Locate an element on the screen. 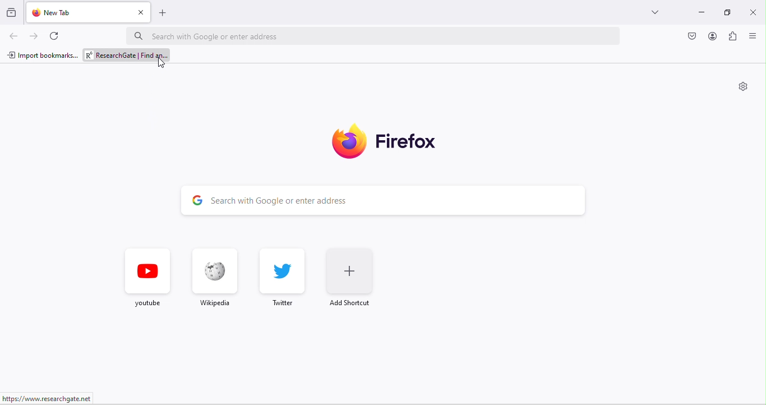  import bookmarks is located at coordinates (42, 54).